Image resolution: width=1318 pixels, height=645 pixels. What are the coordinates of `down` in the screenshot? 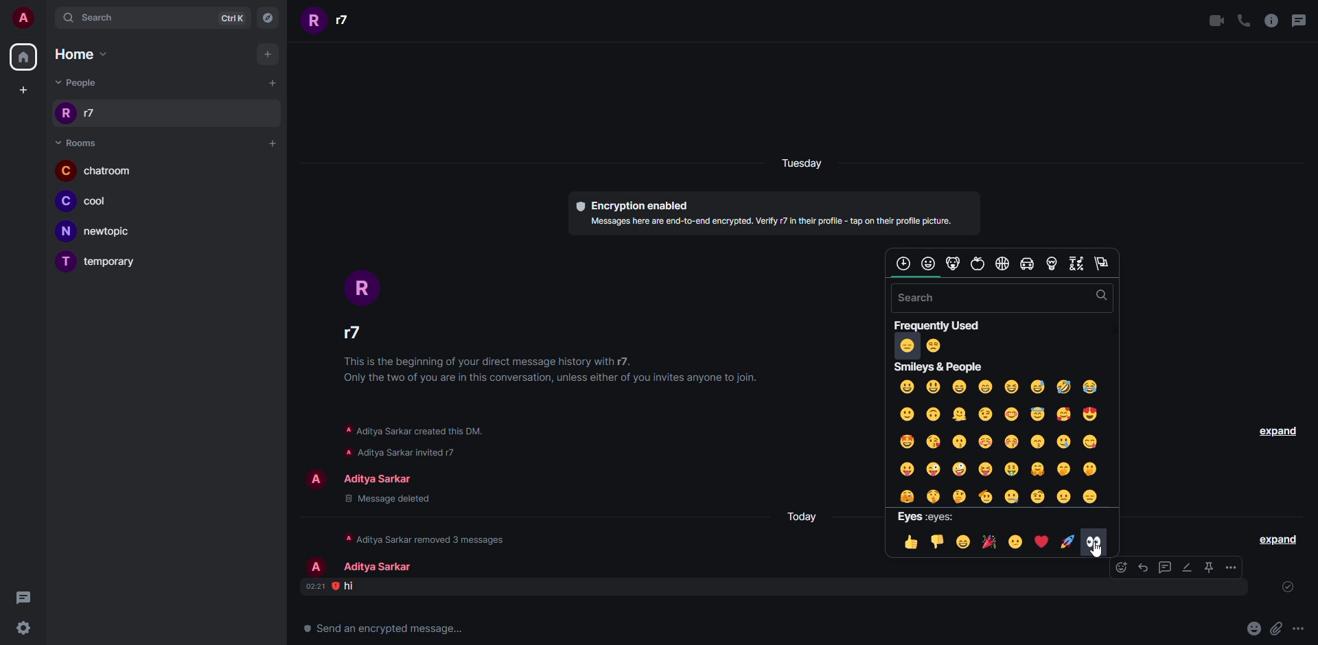 It's located at (938, 541).